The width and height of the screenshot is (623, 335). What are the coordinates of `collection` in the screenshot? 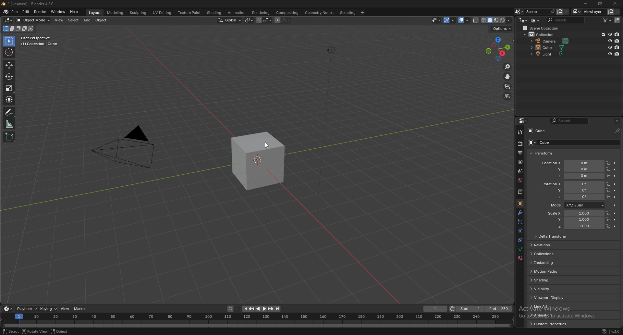 It's located at (519, 192).